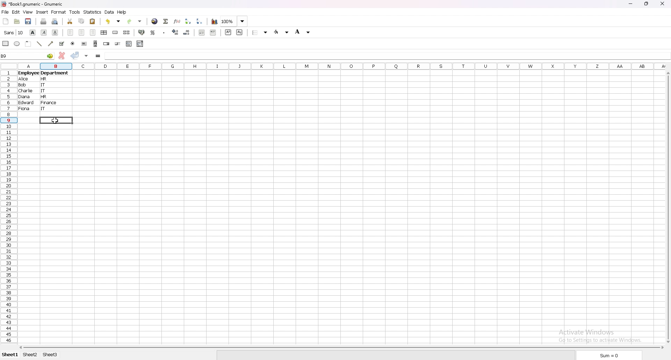  Describe the element at coordinates (28, 56) in the screenshot. I see `selected cell` at that location.